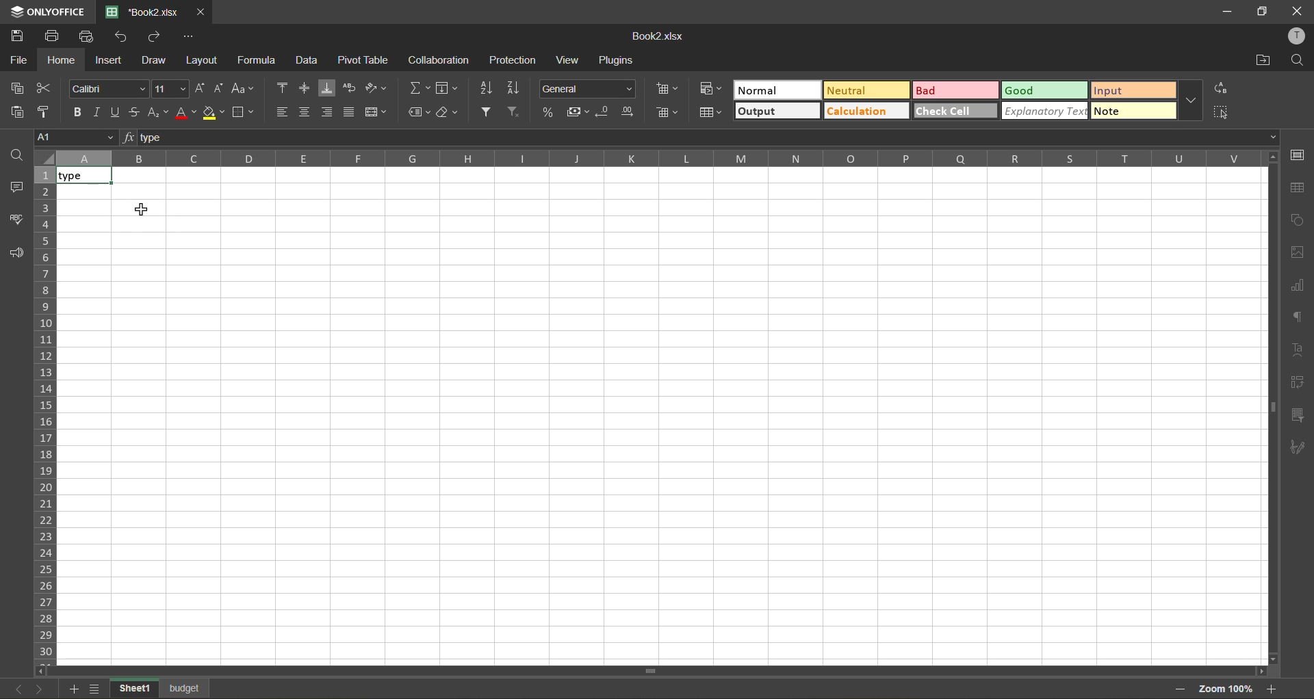  I want to click on merge and center, so click(376, 111).